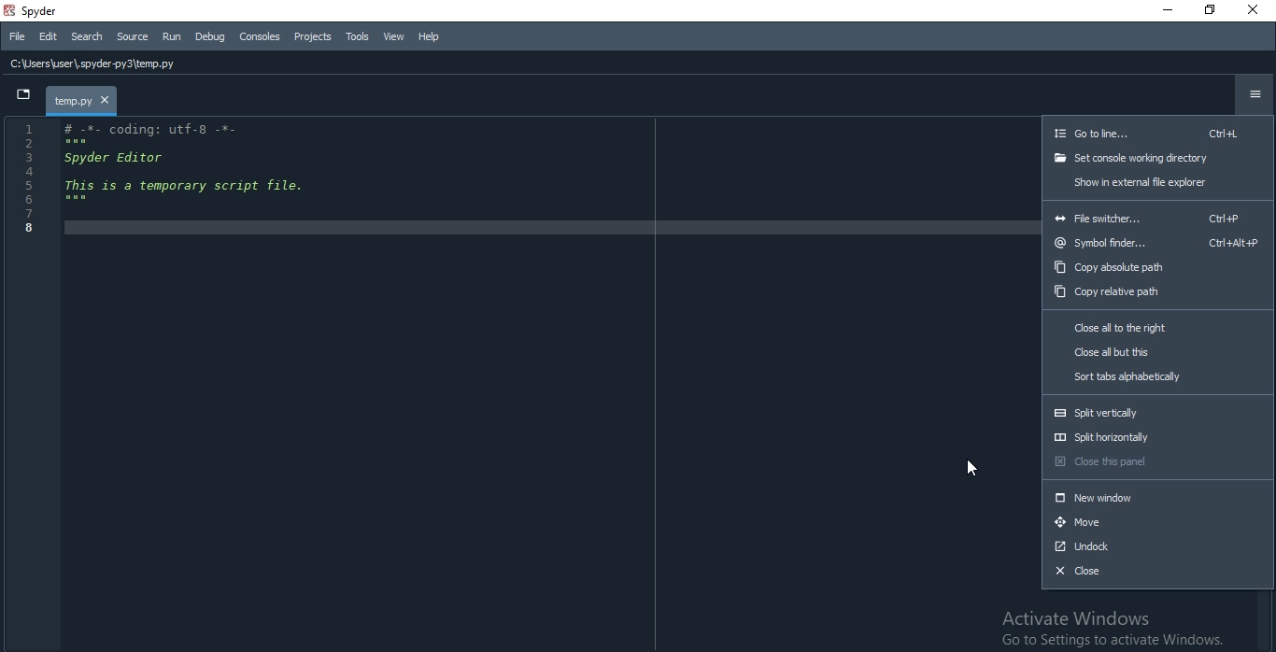  Describe the element at coordinates (1161, 266) in the screenshot. I see `copy absolute path` at that location.